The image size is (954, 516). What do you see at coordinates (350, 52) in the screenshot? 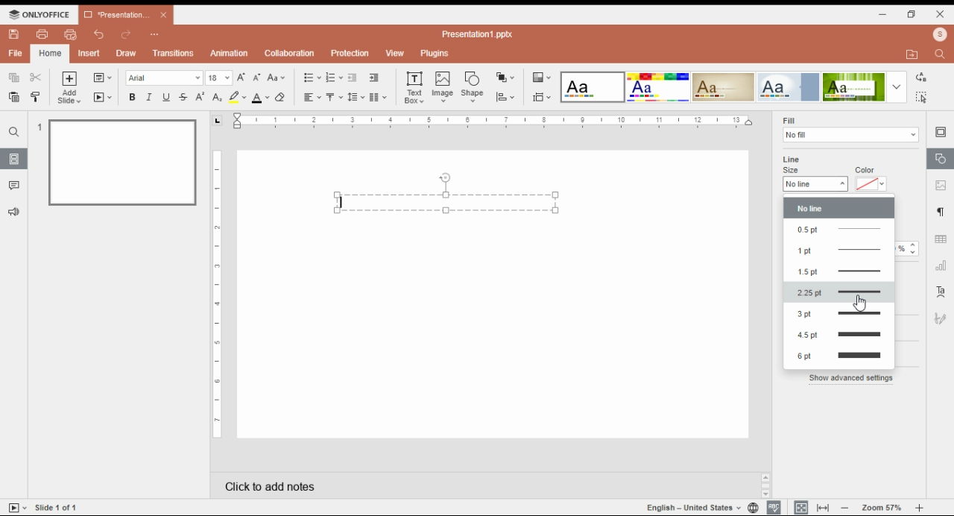
I see `protection` at bounding box center [350, 52].